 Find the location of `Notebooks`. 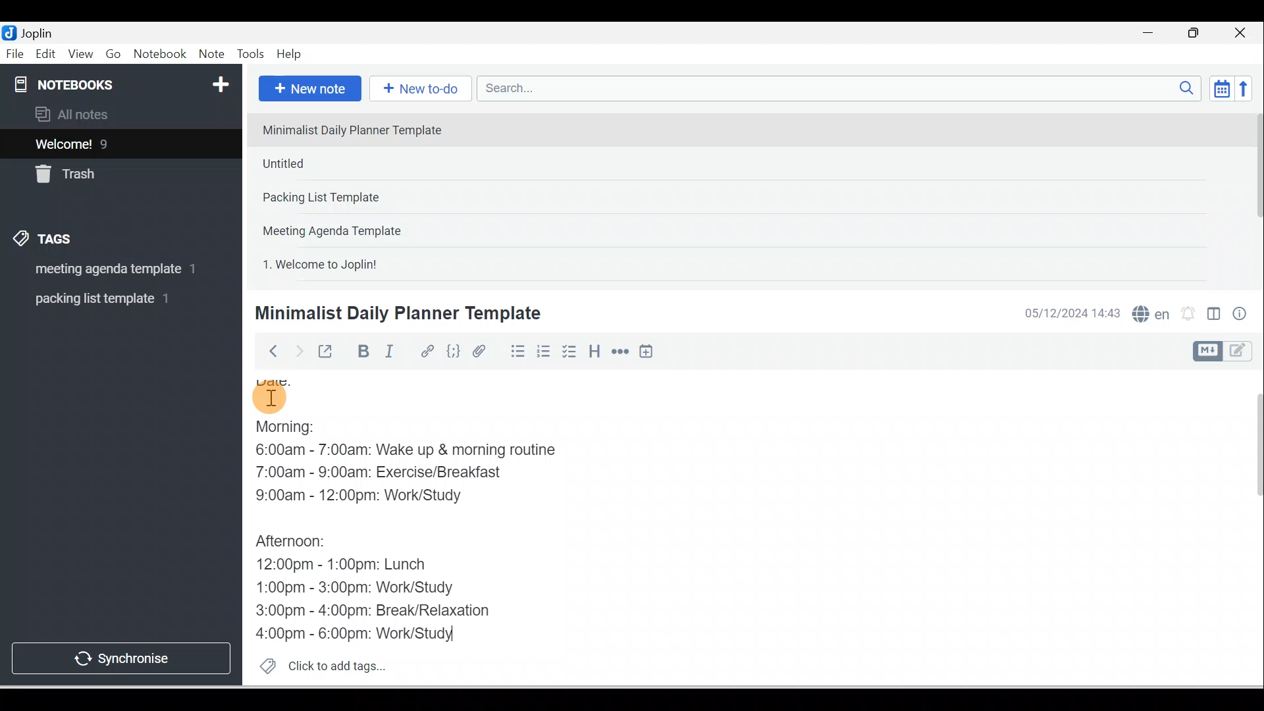

Notebooks is located at coordinates (124, 82).